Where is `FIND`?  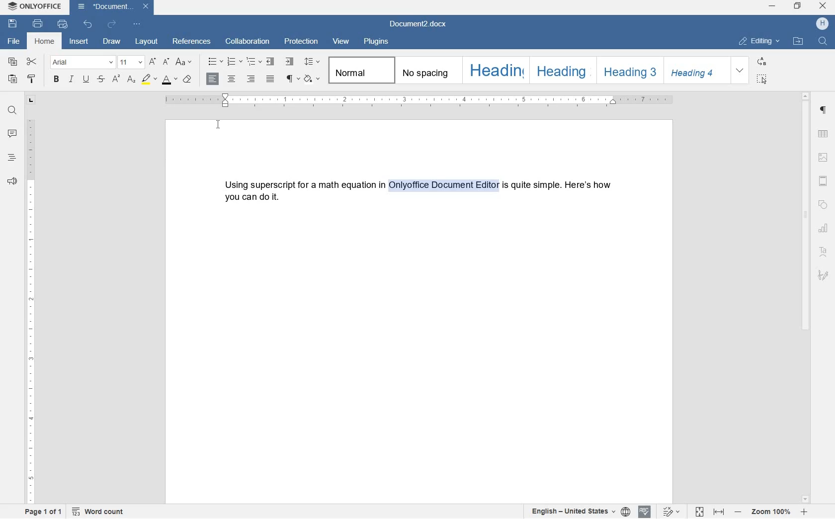 FIND is located at coordinates (822, 41).